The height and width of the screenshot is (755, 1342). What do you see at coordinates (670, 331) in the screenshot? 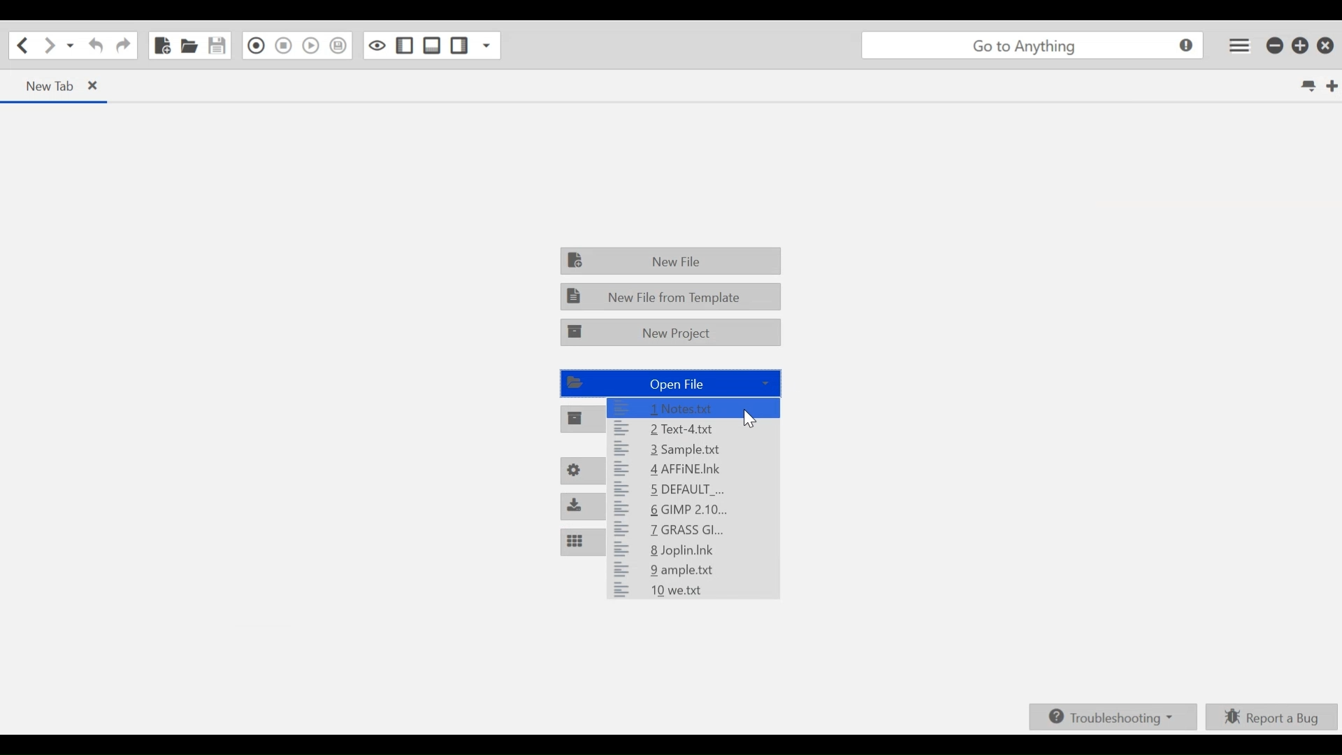
I see `New Project` at bounding box center [670, 331].